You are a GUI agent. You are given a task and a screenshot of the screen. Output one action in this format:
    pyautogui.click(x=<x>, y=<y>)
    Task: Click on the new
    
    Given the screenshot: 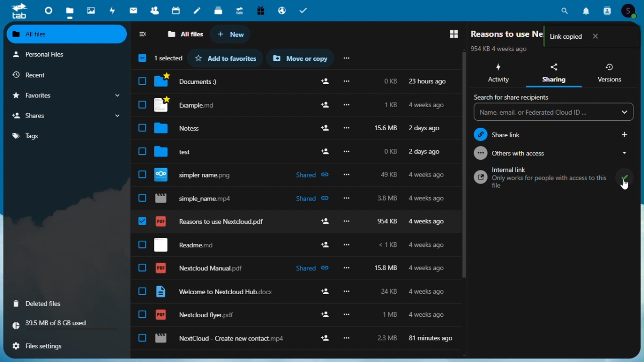 What is the action you would take?
    pyautogui.click(x=234, y=34)
    